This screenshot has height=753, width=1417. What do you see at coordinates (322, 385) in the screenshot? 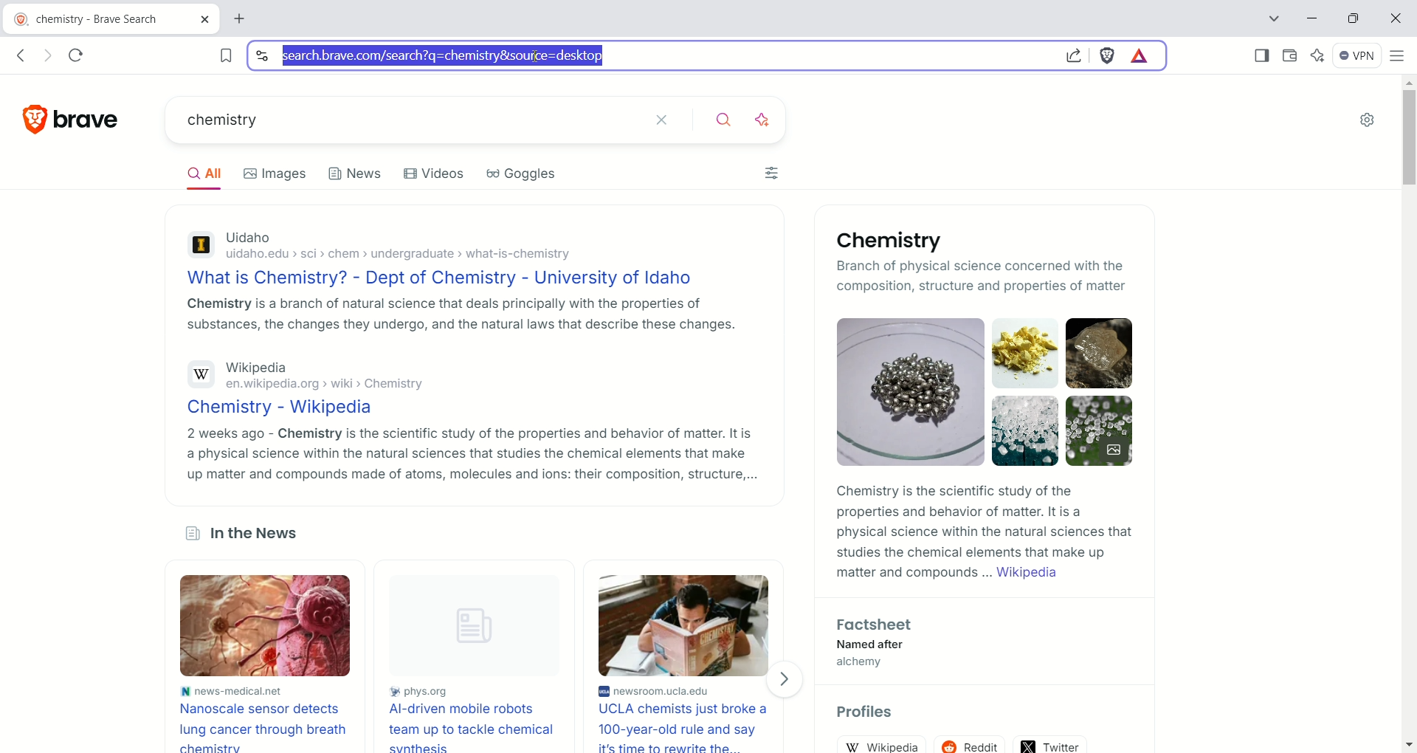
I see `en.wikipedia.org > wiki > Chemistry` at bounding box center [322, 385].